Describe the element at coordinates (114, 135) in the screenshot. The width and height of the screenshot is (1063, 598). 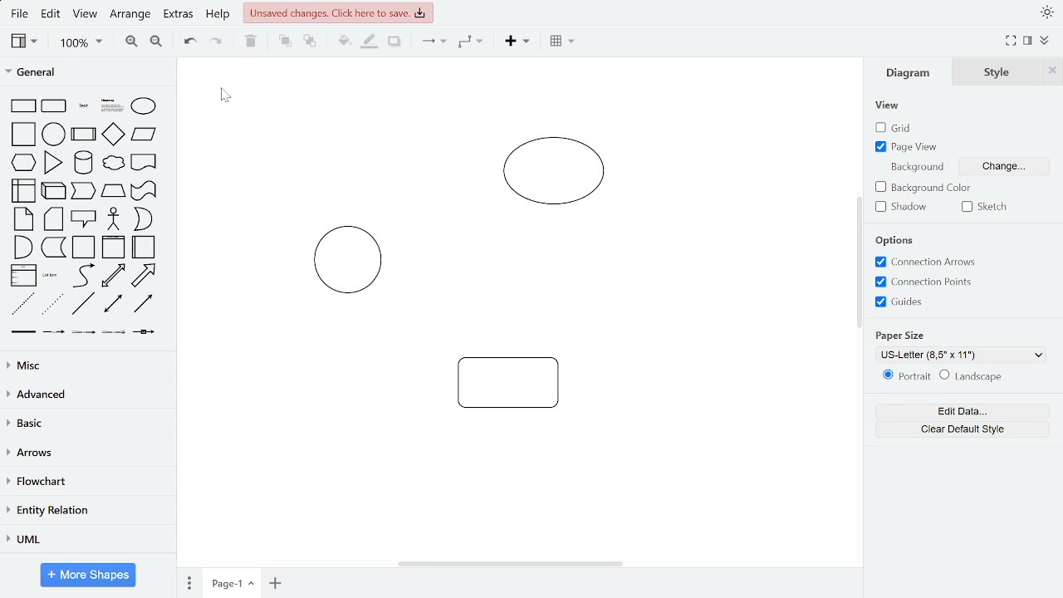
I see `diamond` at that location.